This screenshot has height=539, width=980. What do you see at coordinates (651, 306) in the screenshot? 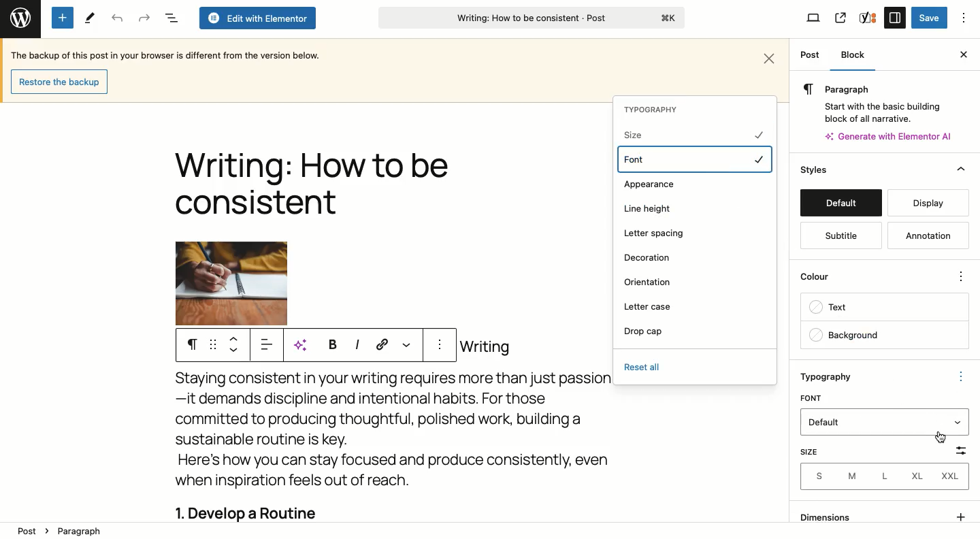
I see `Letter case` at bounding box center [651, 306].